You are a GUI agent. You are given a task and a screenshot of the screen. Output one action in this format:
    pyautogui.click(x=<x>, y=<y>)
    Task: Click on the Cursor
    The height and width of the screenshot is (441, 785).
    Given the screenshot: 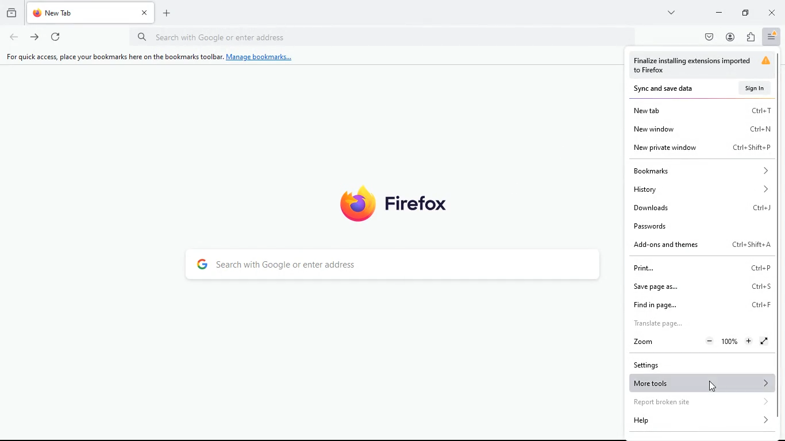 What is the action you would take?
    pyautogui.click(x=712, y=386)
    